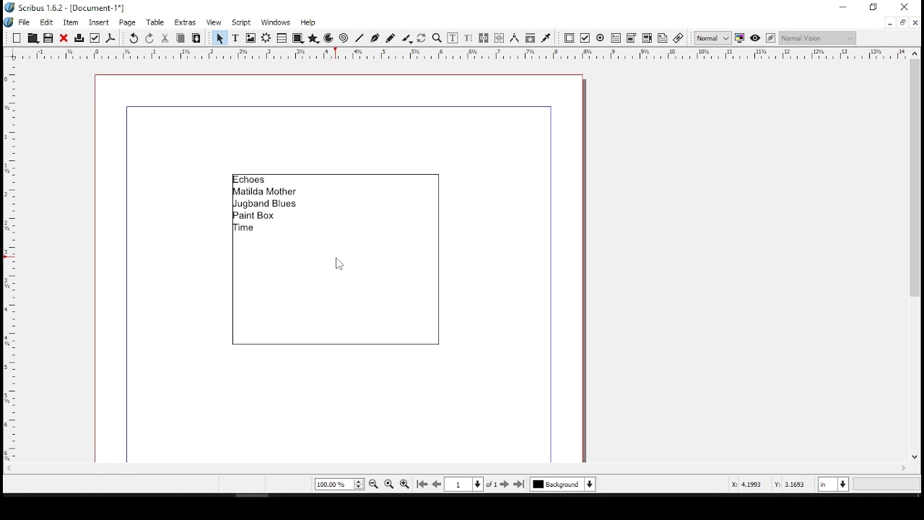  I want to click on table, so click(282, 38).